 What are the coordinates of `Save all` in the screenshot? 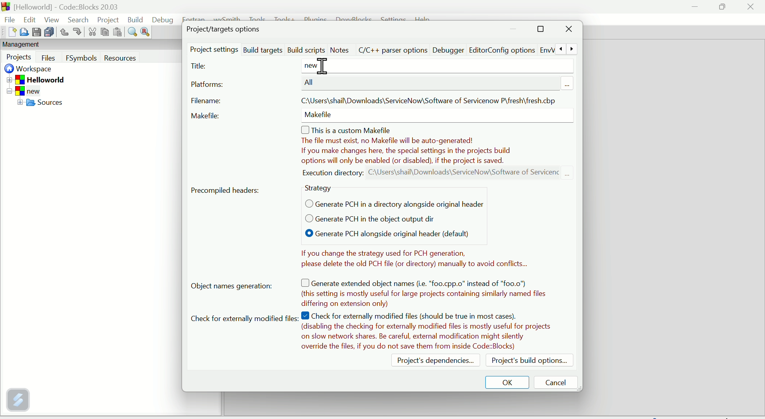 It's located at (51, 32).